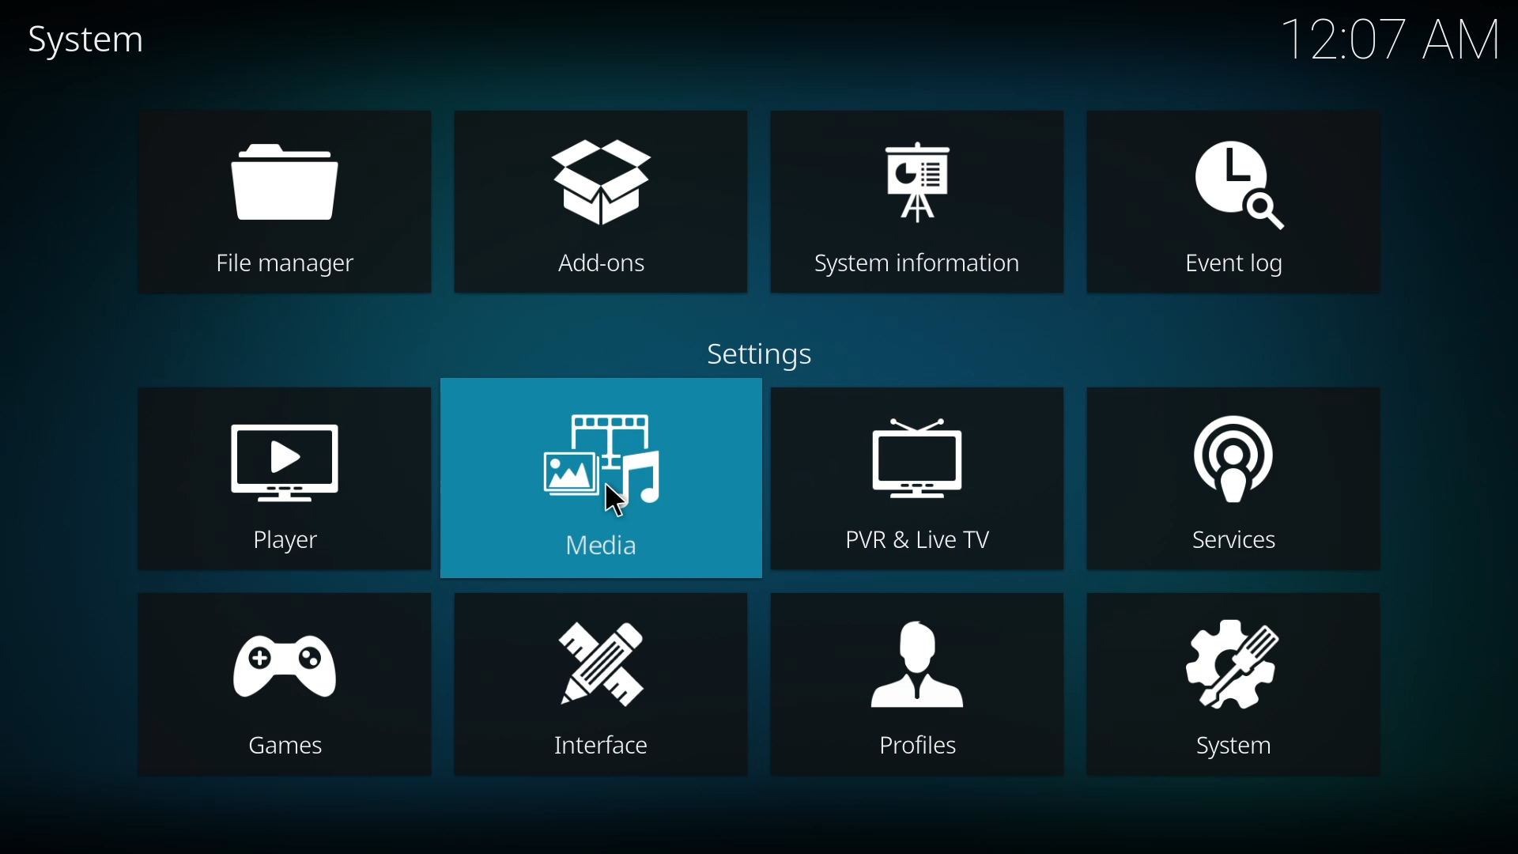 This screenshot has height=854, width=1518. What do you see at coordinates (917, 482) in the screenshot?
I see `pvr & live tv` at bounding box center [917, 482].